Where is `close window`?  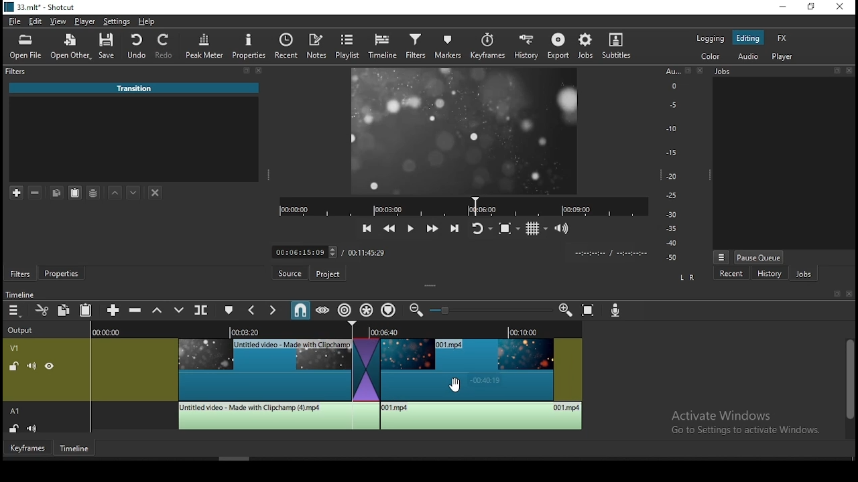
close window is located at coordinates (841, 8).